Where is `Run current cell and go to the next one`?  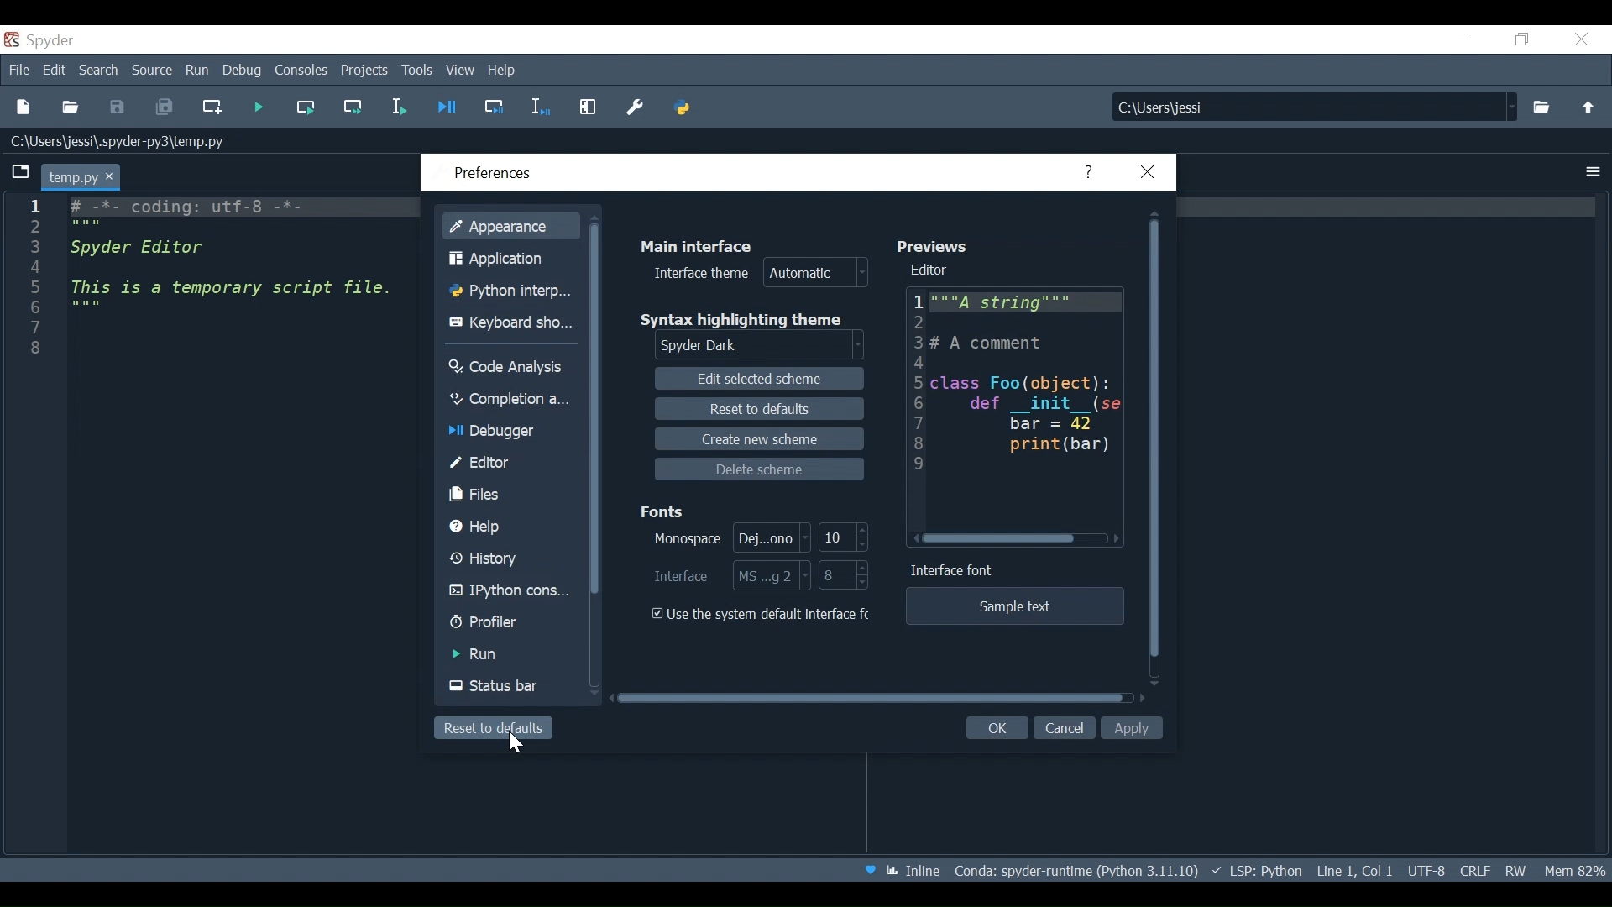
Run current cell and go to the next one is located at coordinates (354, 107).